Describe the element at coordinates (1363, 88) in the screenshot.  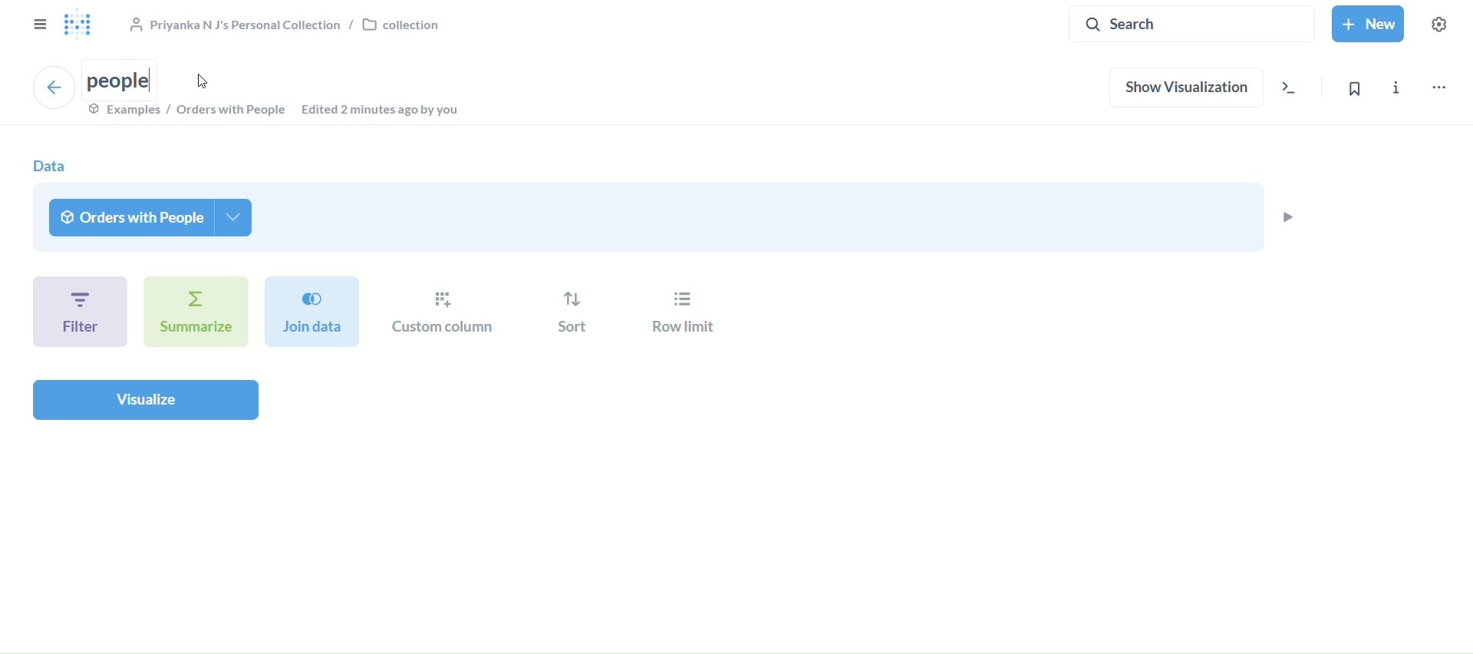
I see `bookmark ` at that location.